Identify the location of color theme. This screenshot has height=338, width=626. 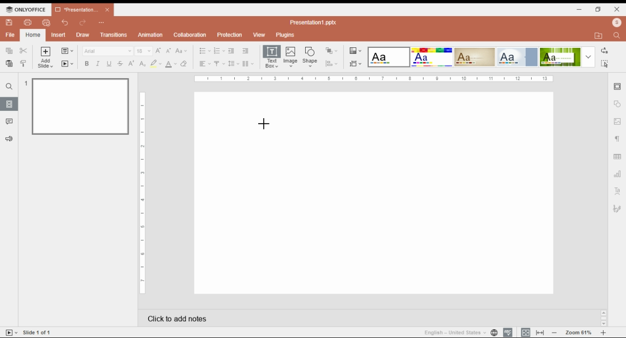
(389, 57).